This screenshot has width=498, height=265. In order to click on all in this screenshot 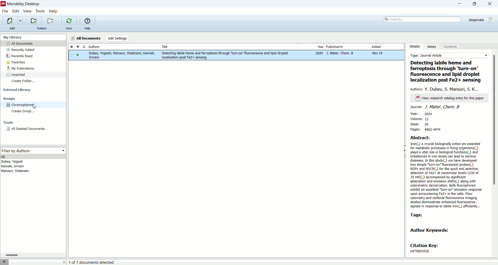, I will do `click(34, 157)`.